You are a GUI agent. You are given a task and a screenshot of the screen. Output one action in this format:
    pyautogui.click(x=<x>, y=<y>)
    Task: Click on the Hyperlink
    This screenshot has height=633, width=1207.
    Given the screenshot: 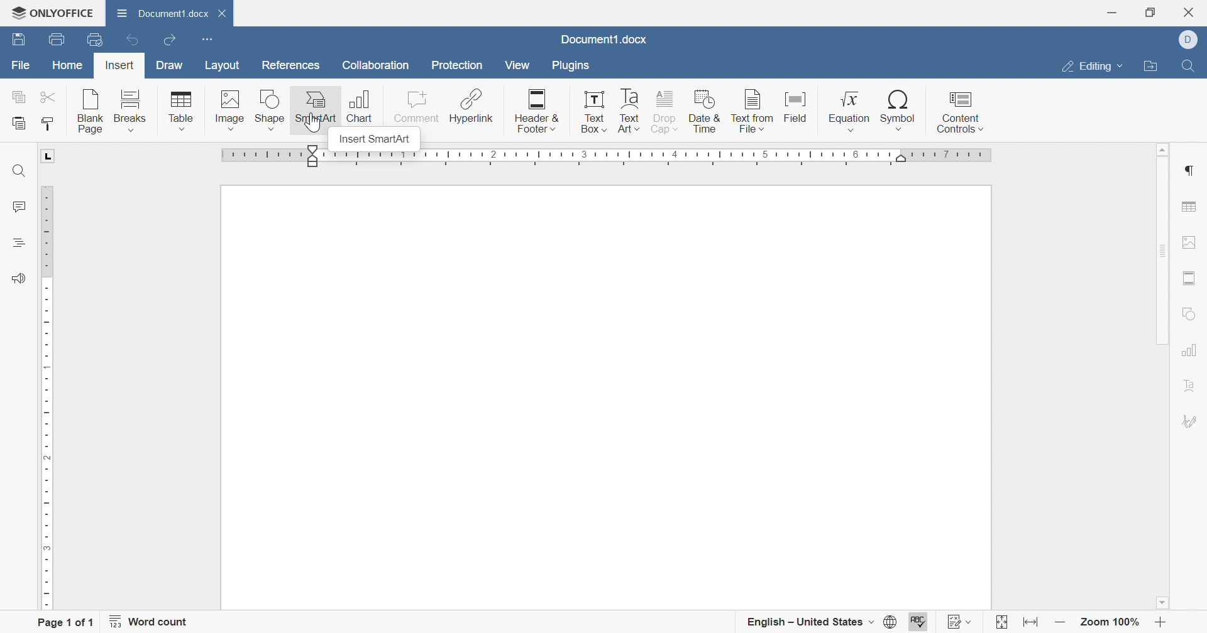 What is the action you would take?
    pyautogui.click(x=471, y=107)
    